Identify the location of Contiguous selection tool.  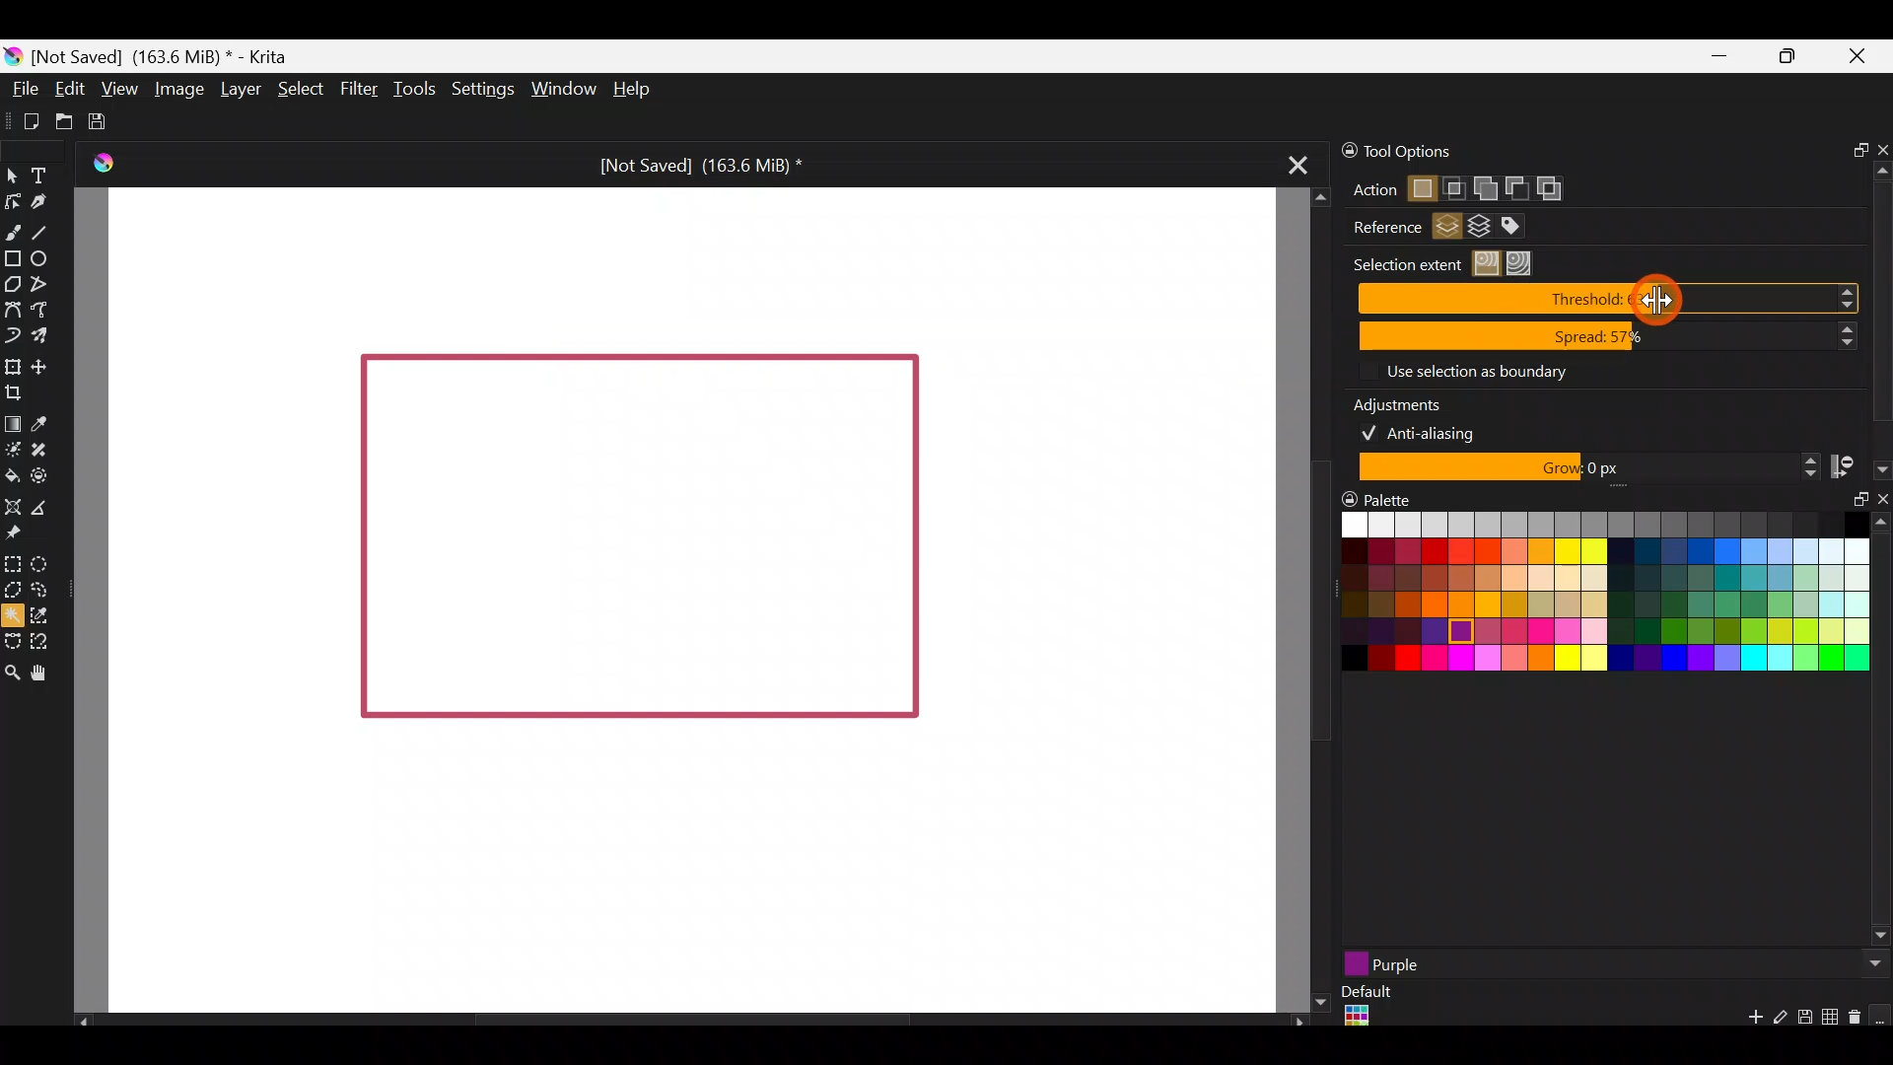
(14, 615).